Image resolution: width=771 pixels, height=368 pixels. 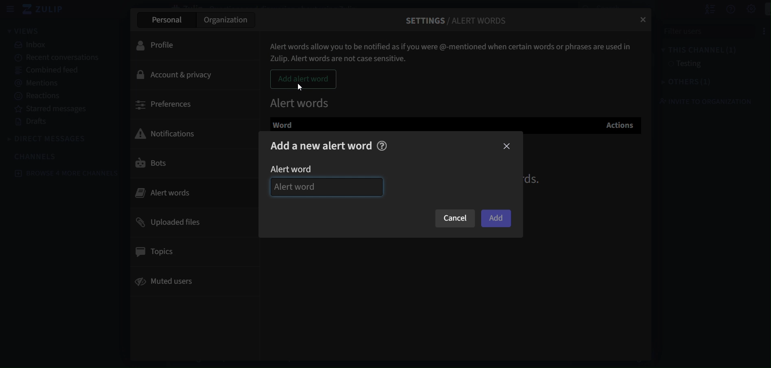 I want to click on recent conversations, so click(x=55, y=58).